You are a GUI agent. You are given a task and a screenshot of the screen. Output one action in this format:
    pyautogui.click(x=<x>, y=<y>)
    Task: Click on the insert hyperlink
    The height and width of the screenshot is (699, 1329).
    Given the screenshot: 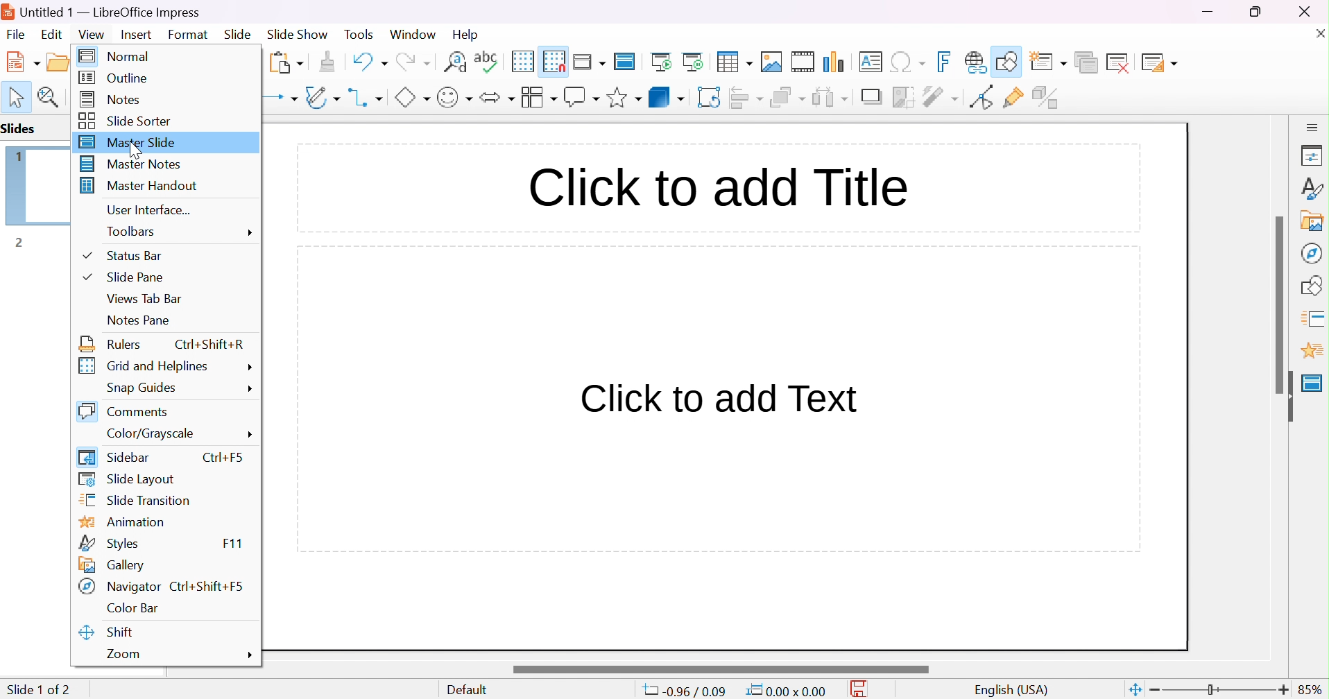 What is the action you would take?
    pyautogui.click(x=976, y=62)
    